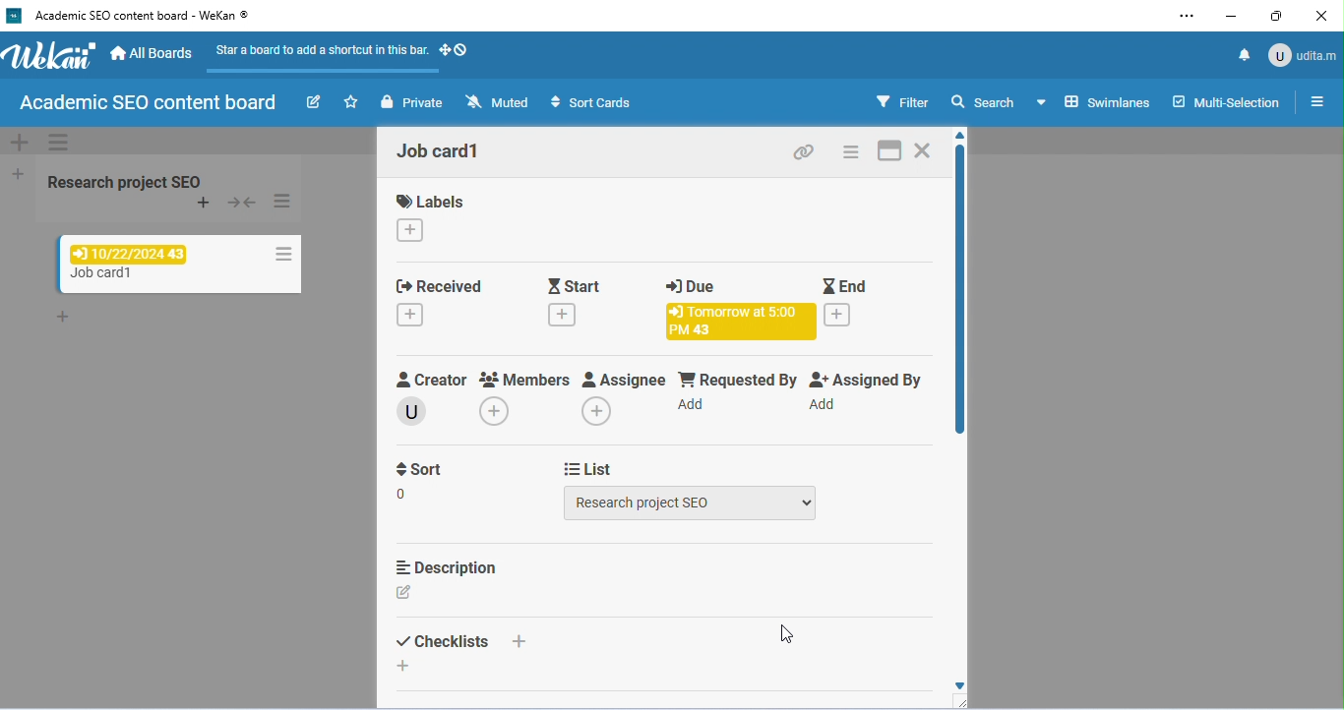  Describe the element at coordinates (445, 285) in the screenshot. I see `received` at that location.